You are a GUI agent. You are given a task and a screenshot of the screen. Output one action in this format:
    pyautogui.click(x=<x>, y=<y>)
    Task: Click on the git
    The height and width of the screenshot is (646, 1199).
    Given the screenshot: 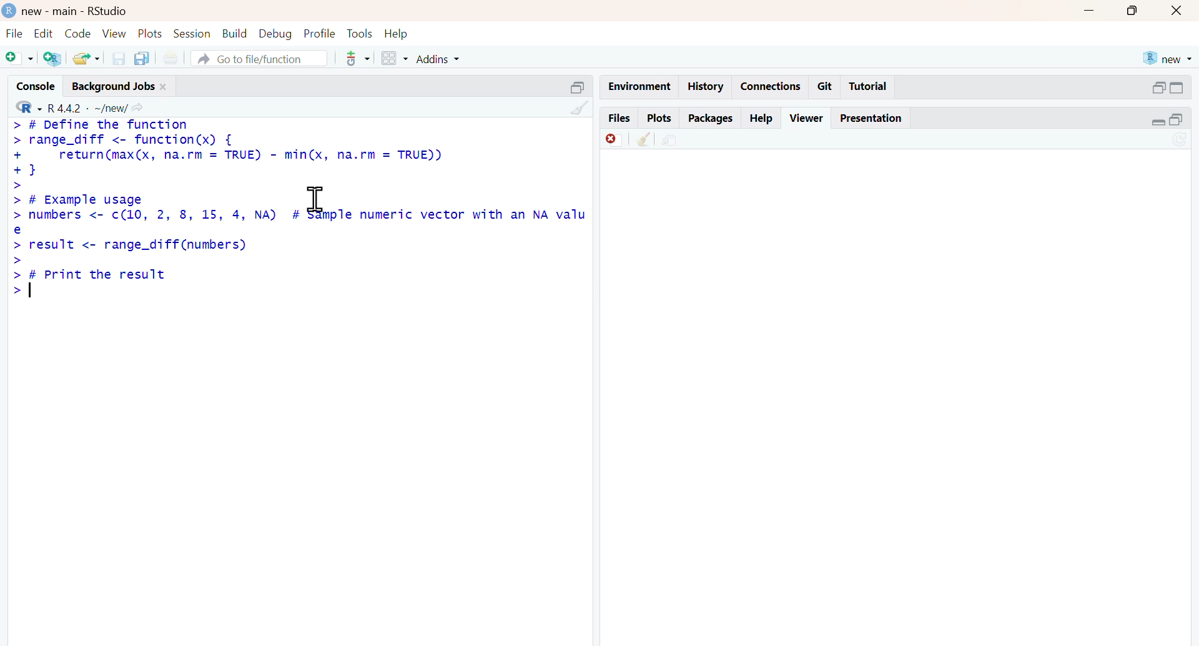 What is the action you would take?
    pyautogui.click(x=826, y=86)
    